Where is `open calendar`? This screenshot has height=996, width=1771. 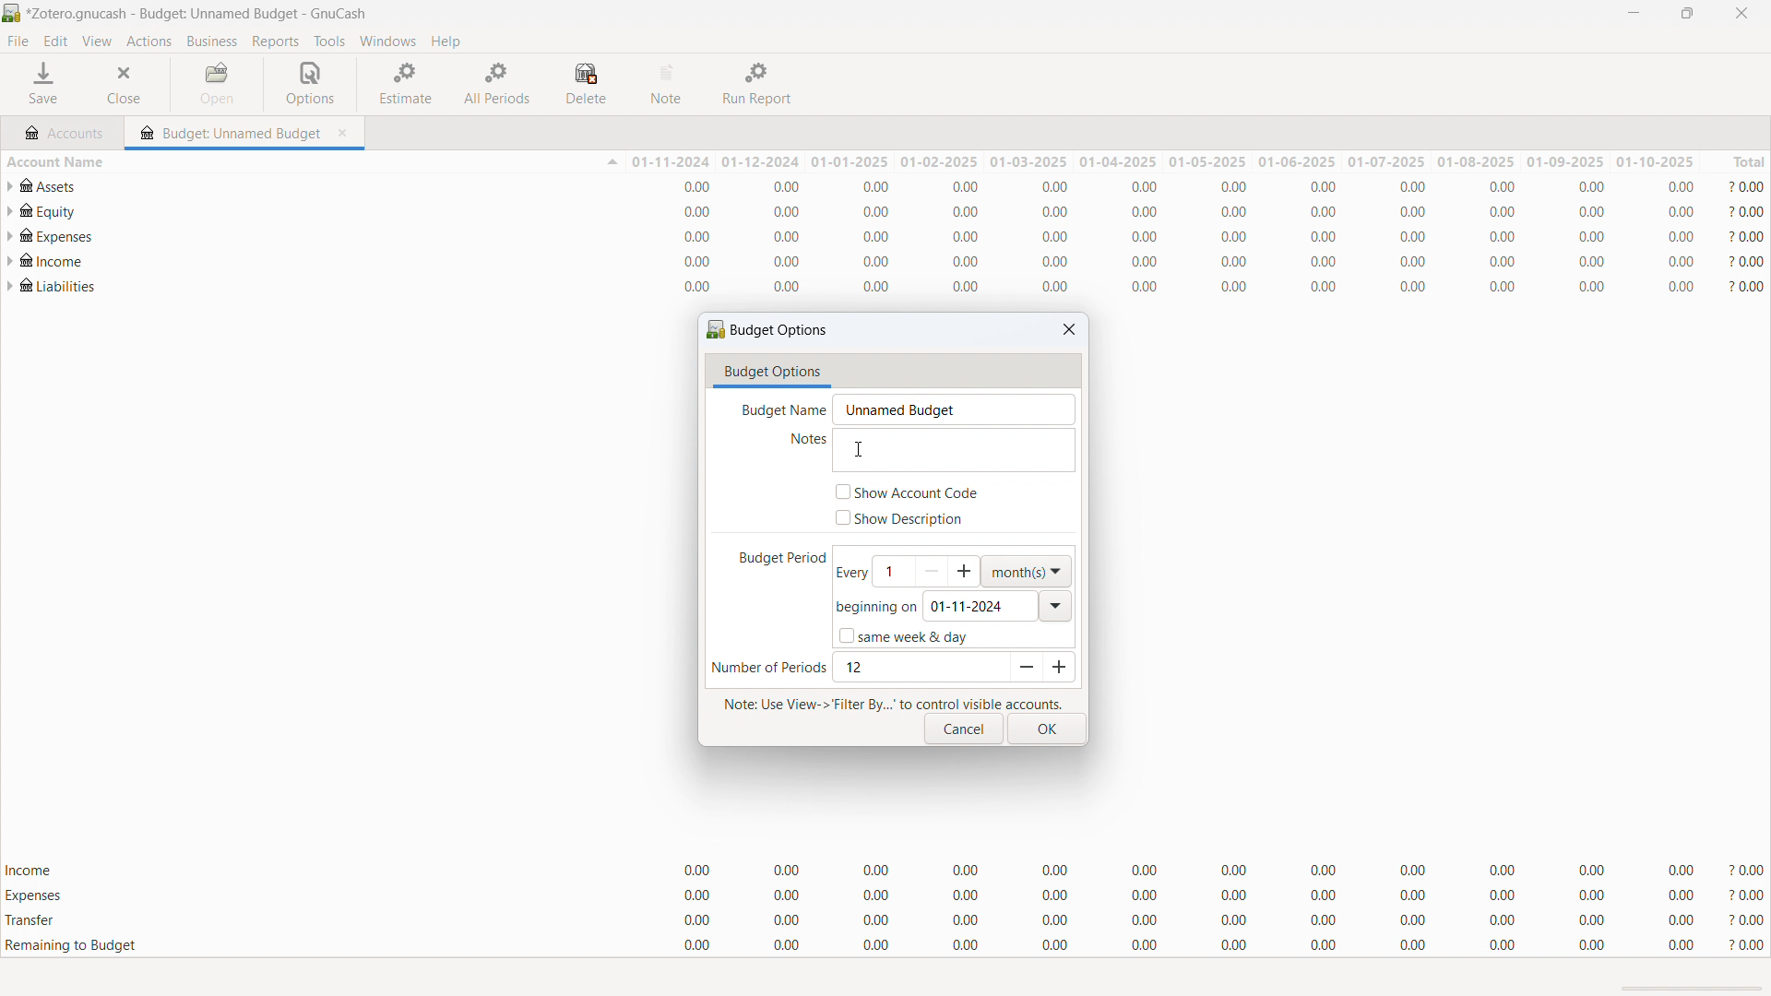 open calendar is located at coordinates (1058, 606).